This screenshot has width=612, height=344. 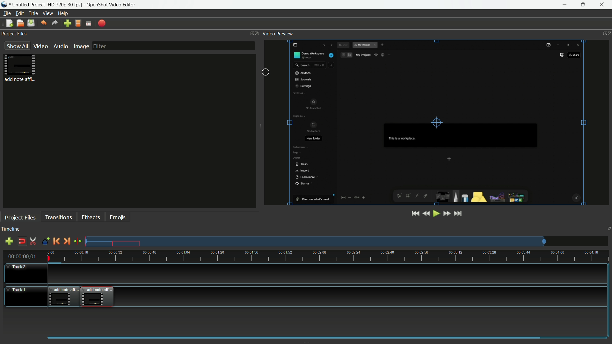 I want to click on save files, so click(x=31, y=23).